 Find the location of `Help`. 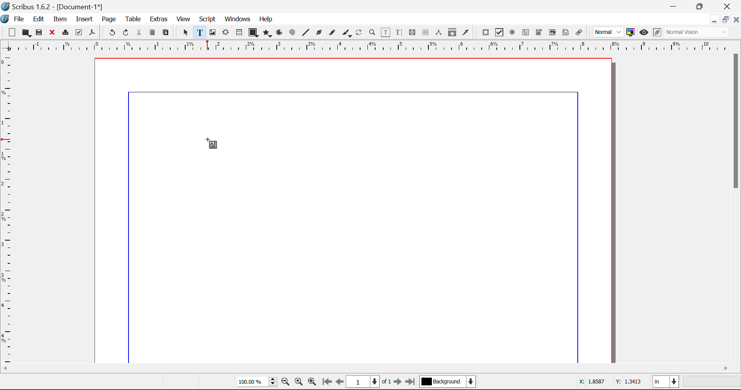

Help is located at coordinates (266, 19).